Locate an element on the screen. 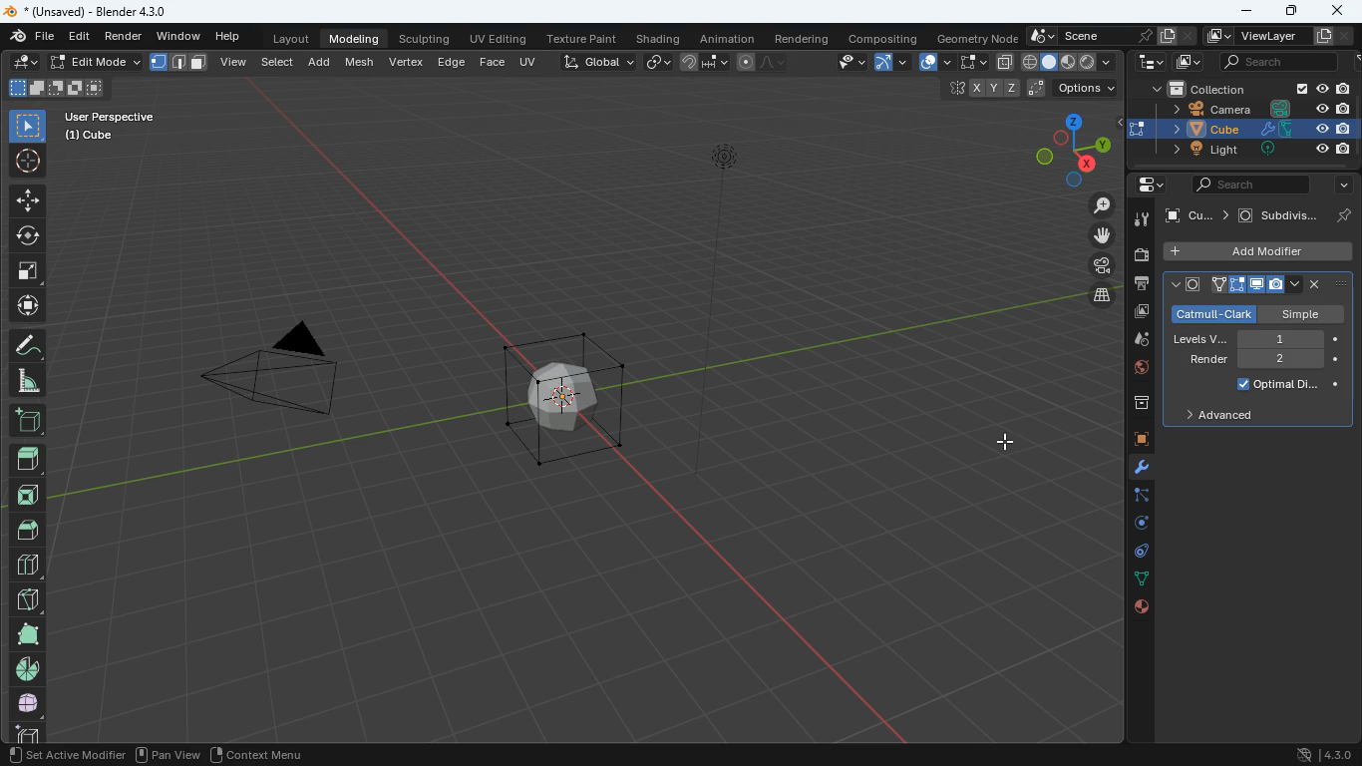 The width and height of the screenshot is (1362, 766). render is located at coordinates (124, 37).